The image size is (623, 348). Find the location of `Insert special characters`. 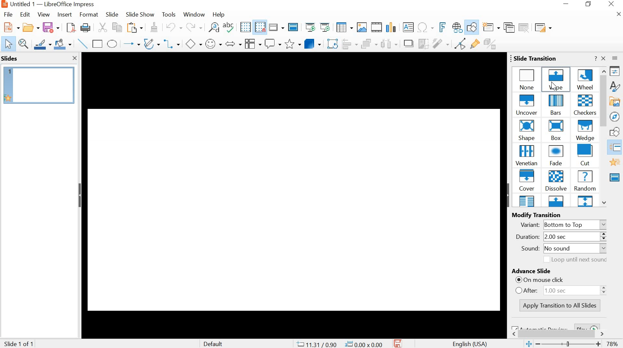

Insert special characters is located at coordinates (426, 27).